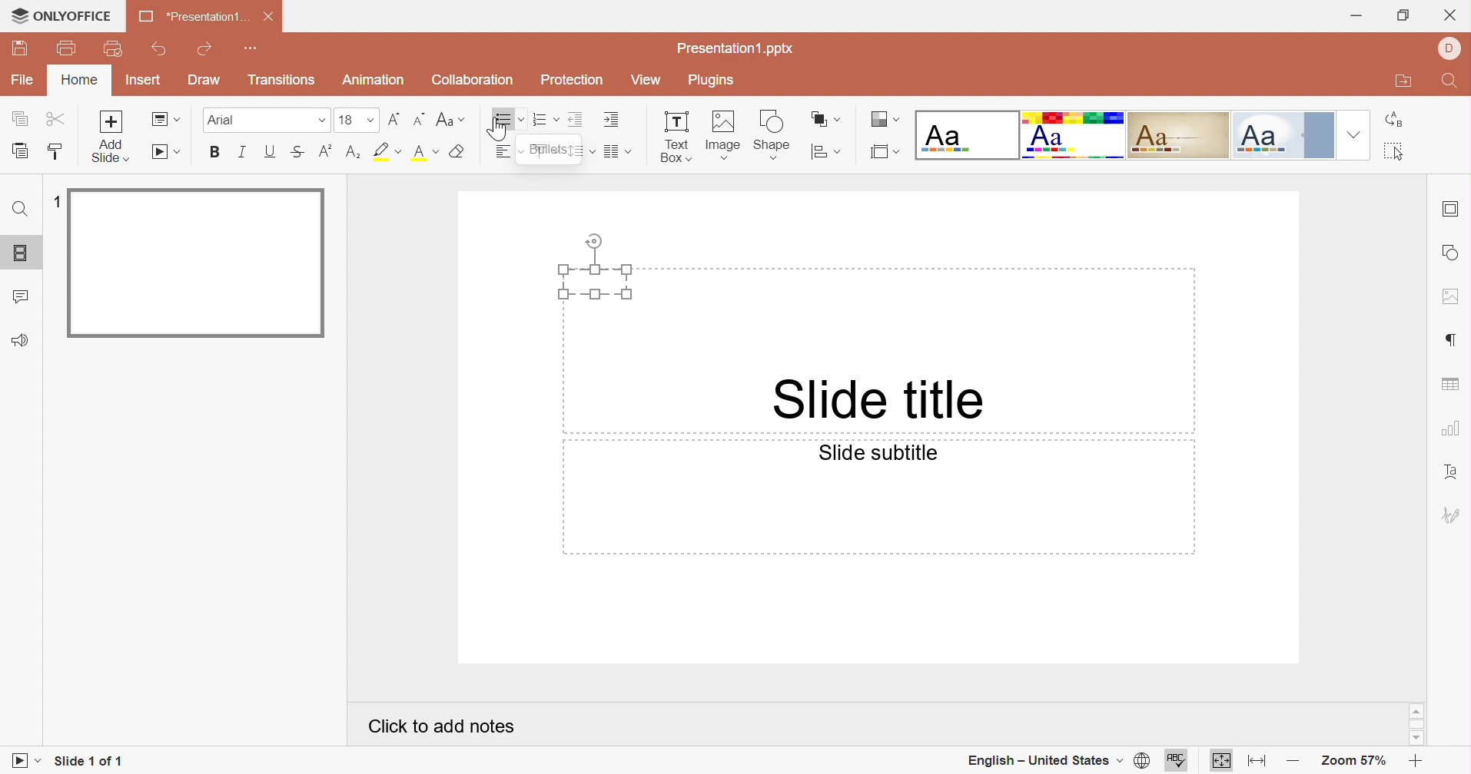  Describe the element at coordinates (442, 723) in the screenshot. I see `Click to add notes` at that location.